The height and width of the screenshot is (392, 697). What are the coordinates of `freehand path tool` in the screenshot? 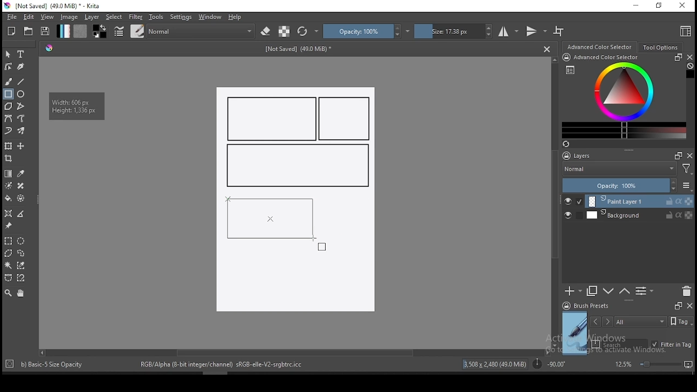 It's located at (22, 119).